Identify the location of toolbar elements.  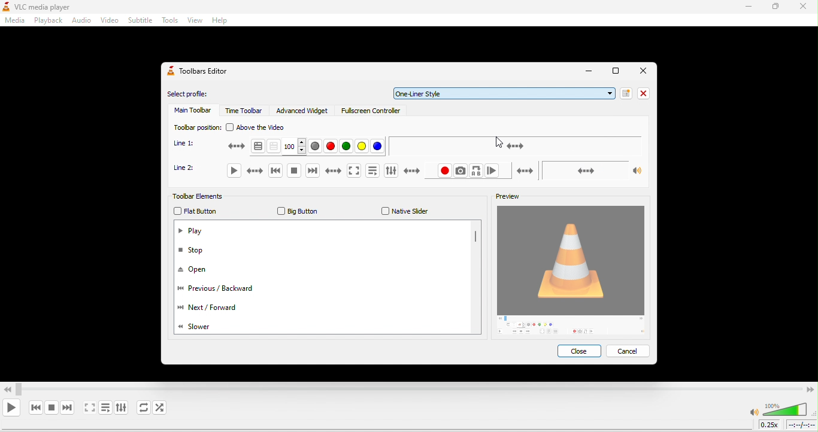
(202, 196).